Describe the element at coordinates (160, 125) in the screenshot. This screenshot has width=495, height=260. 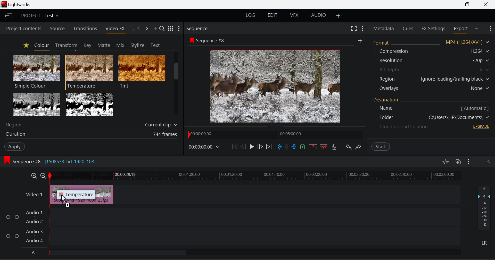
I see `Current clip ` at that location.